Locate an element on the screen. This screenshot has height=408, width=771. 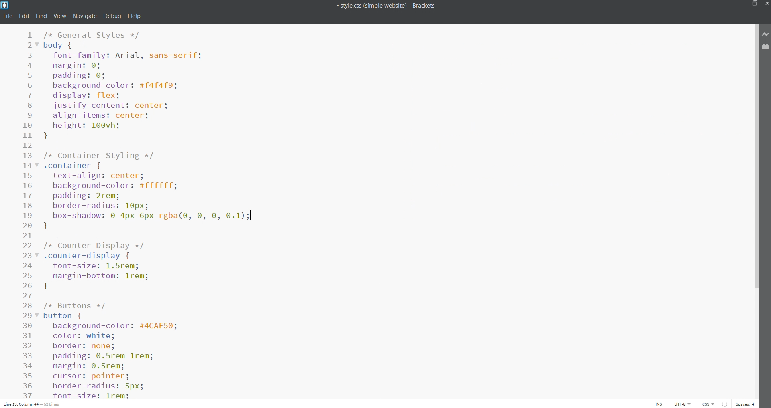
title bar is located at coordinates (365, 6).